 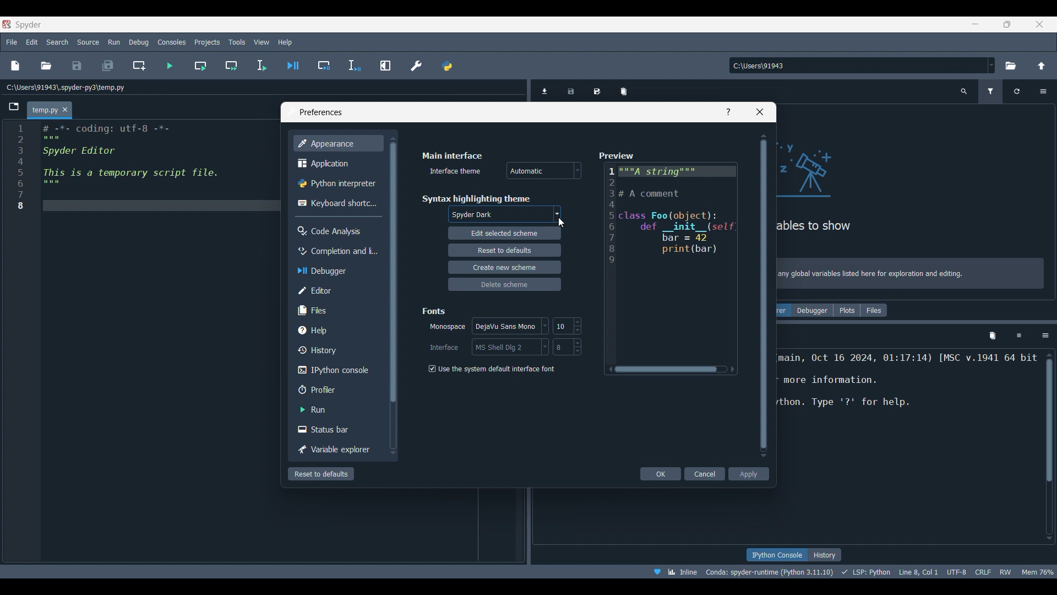 What do you see at coordinates (504, 268) in the screenshot?
I see `create new scheme` at bounding box center [504, 268].